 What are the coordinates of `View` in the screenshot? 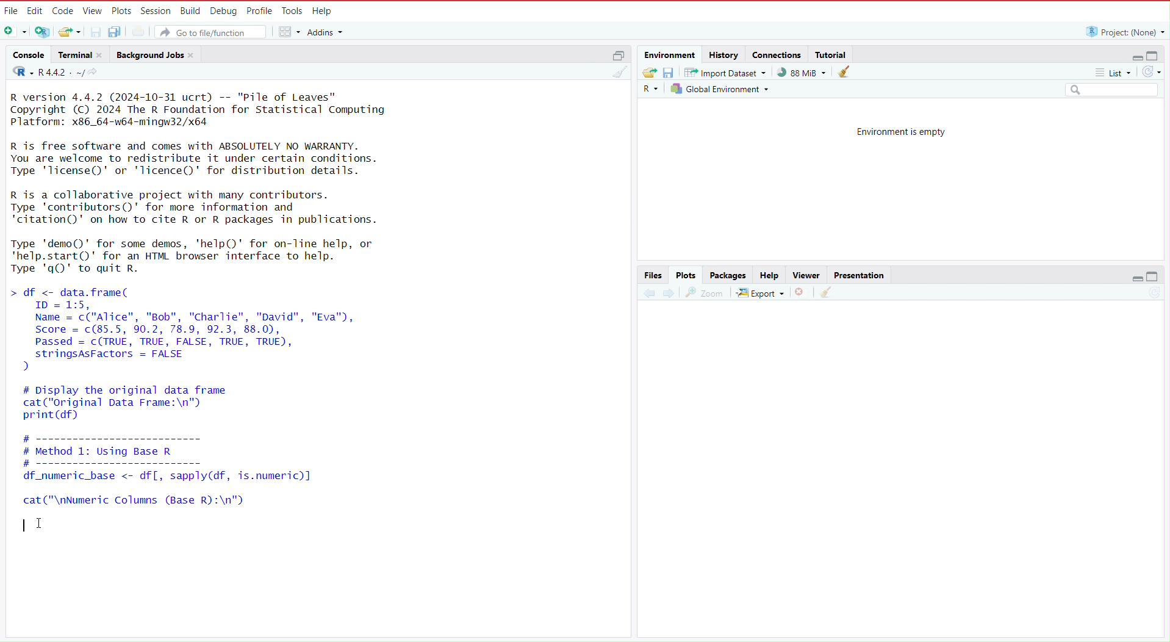 It's located at (93, 10).